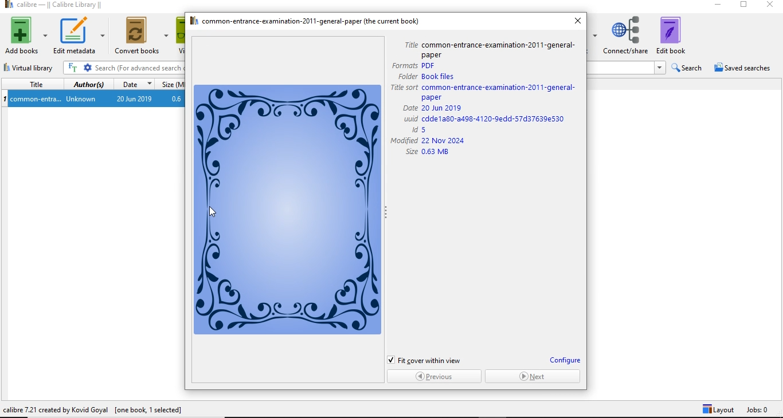 Image resolution: width=783 pixels, height=418 pixels. I want to click on virtual library, so click(33, 68).